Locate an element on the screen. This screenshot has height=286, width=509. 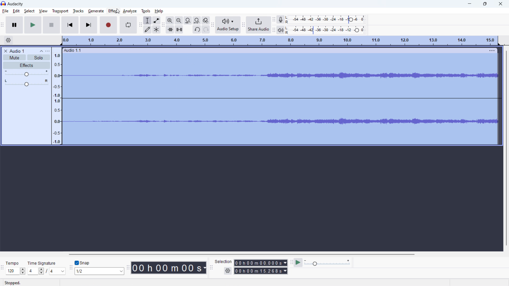
snap toggle is located at coordinates (82, 262).